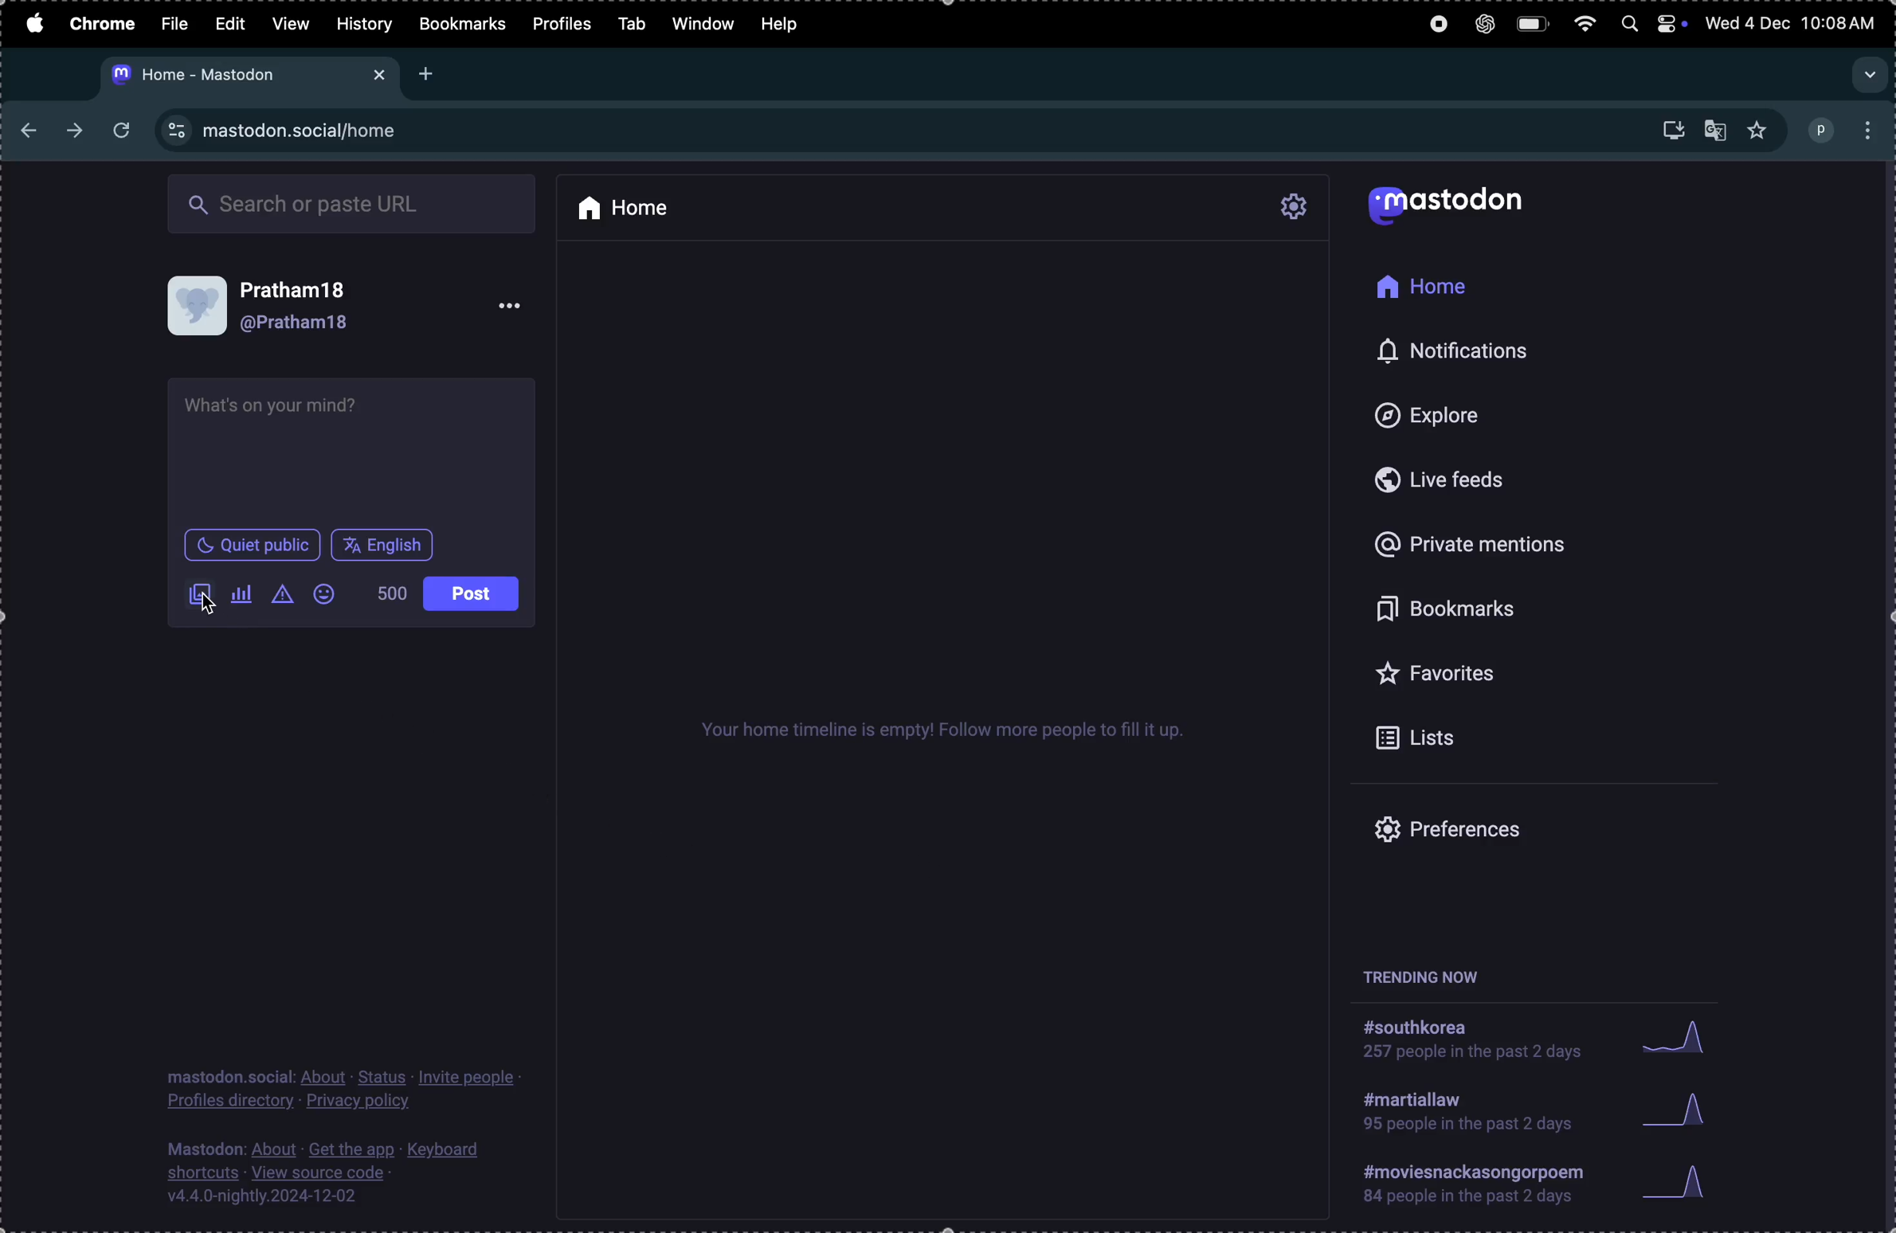 Image resolution: width=1896 pixels, height=1233 pixels. What do you see at coordinates (1418, 736) in the screenshot?
I see `lists` at bounding box center [1418, 736].